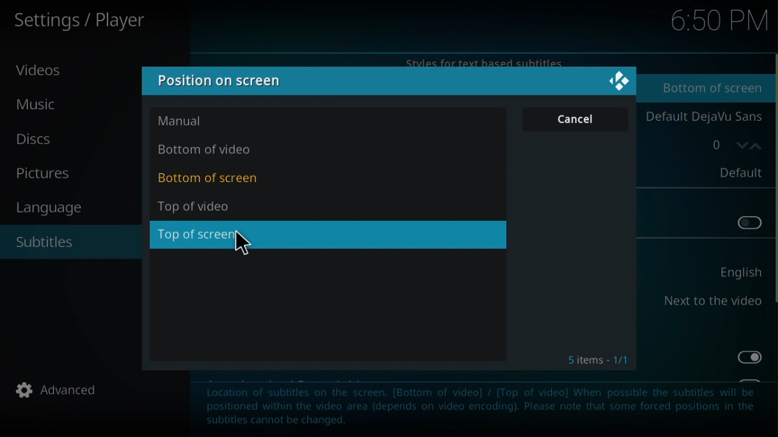 The height and width of the screenshot is (437, 778). Describe the element at coordinates (208, 150) in the screenshot. I see `Botton of video` at that location.